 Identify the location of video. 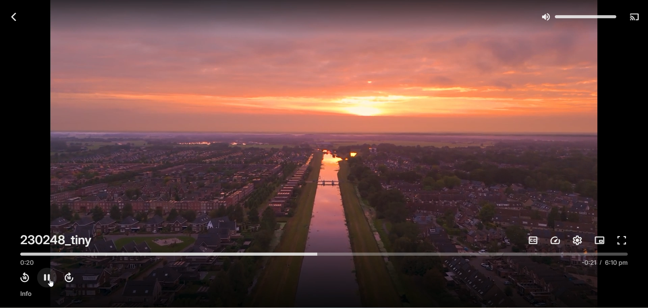
(327, 127).